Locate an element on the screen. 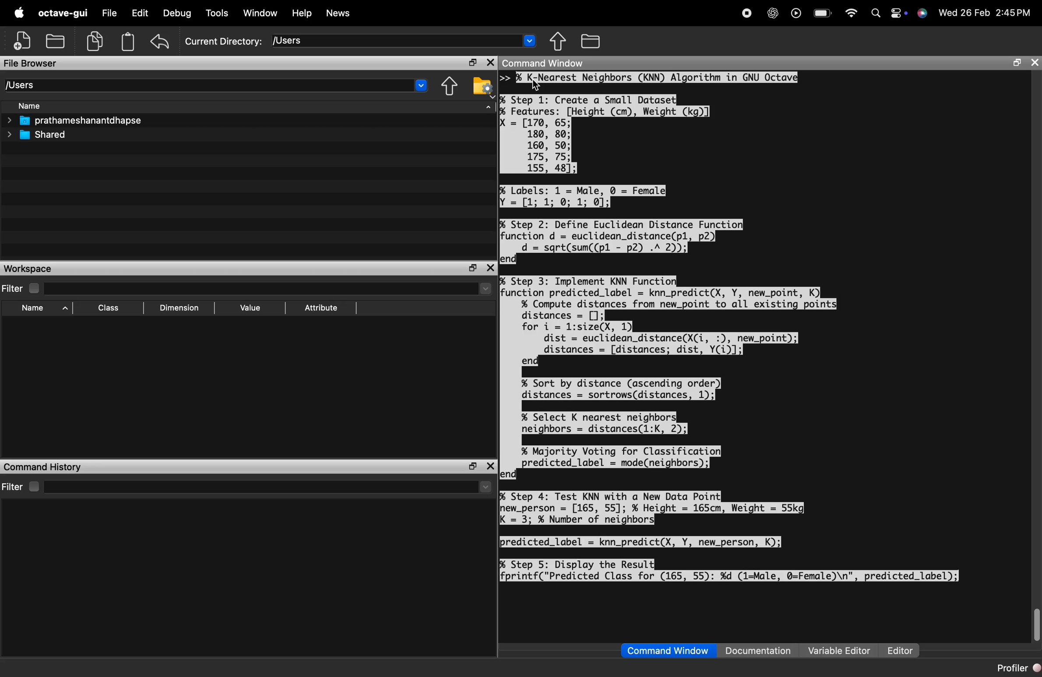 This screenshot has width=1042, height=677. move is located at coordinates (448, 88).